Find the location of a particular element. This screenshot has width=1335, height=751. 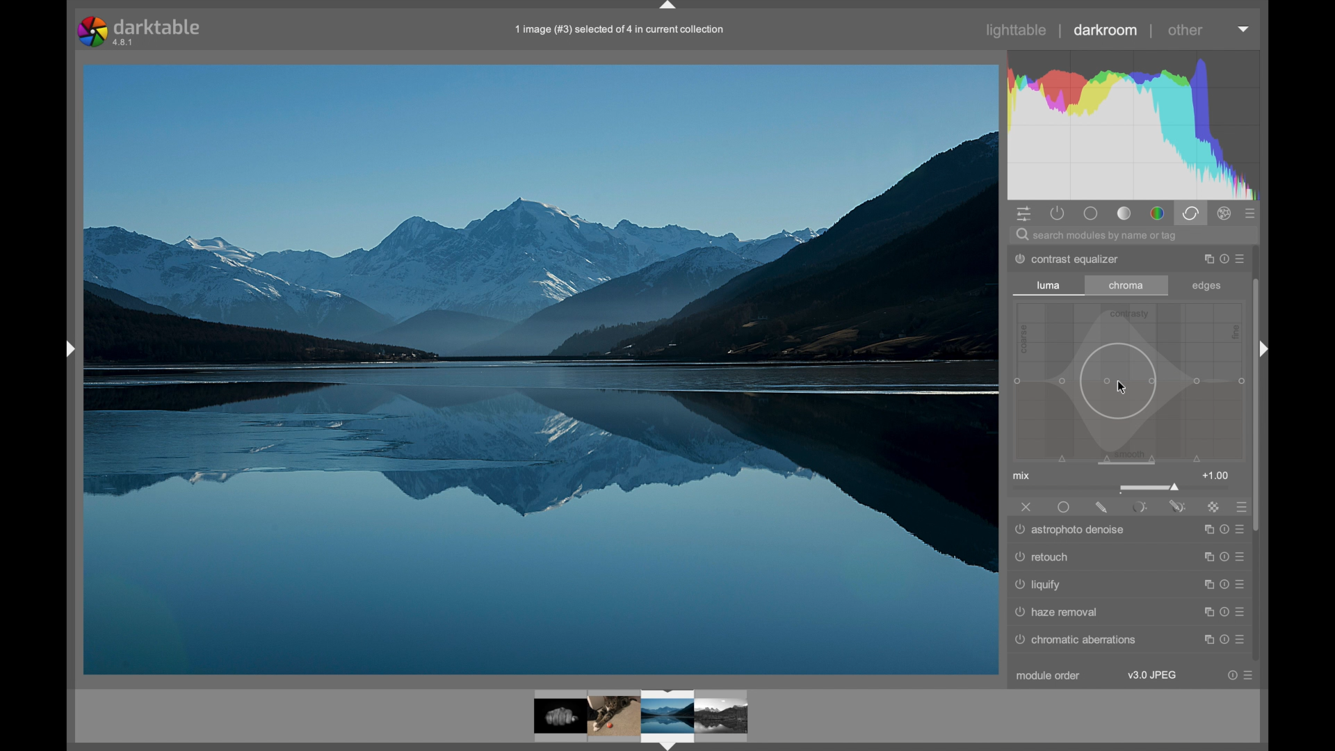

surface blur is located at coordinates (1054, 561).